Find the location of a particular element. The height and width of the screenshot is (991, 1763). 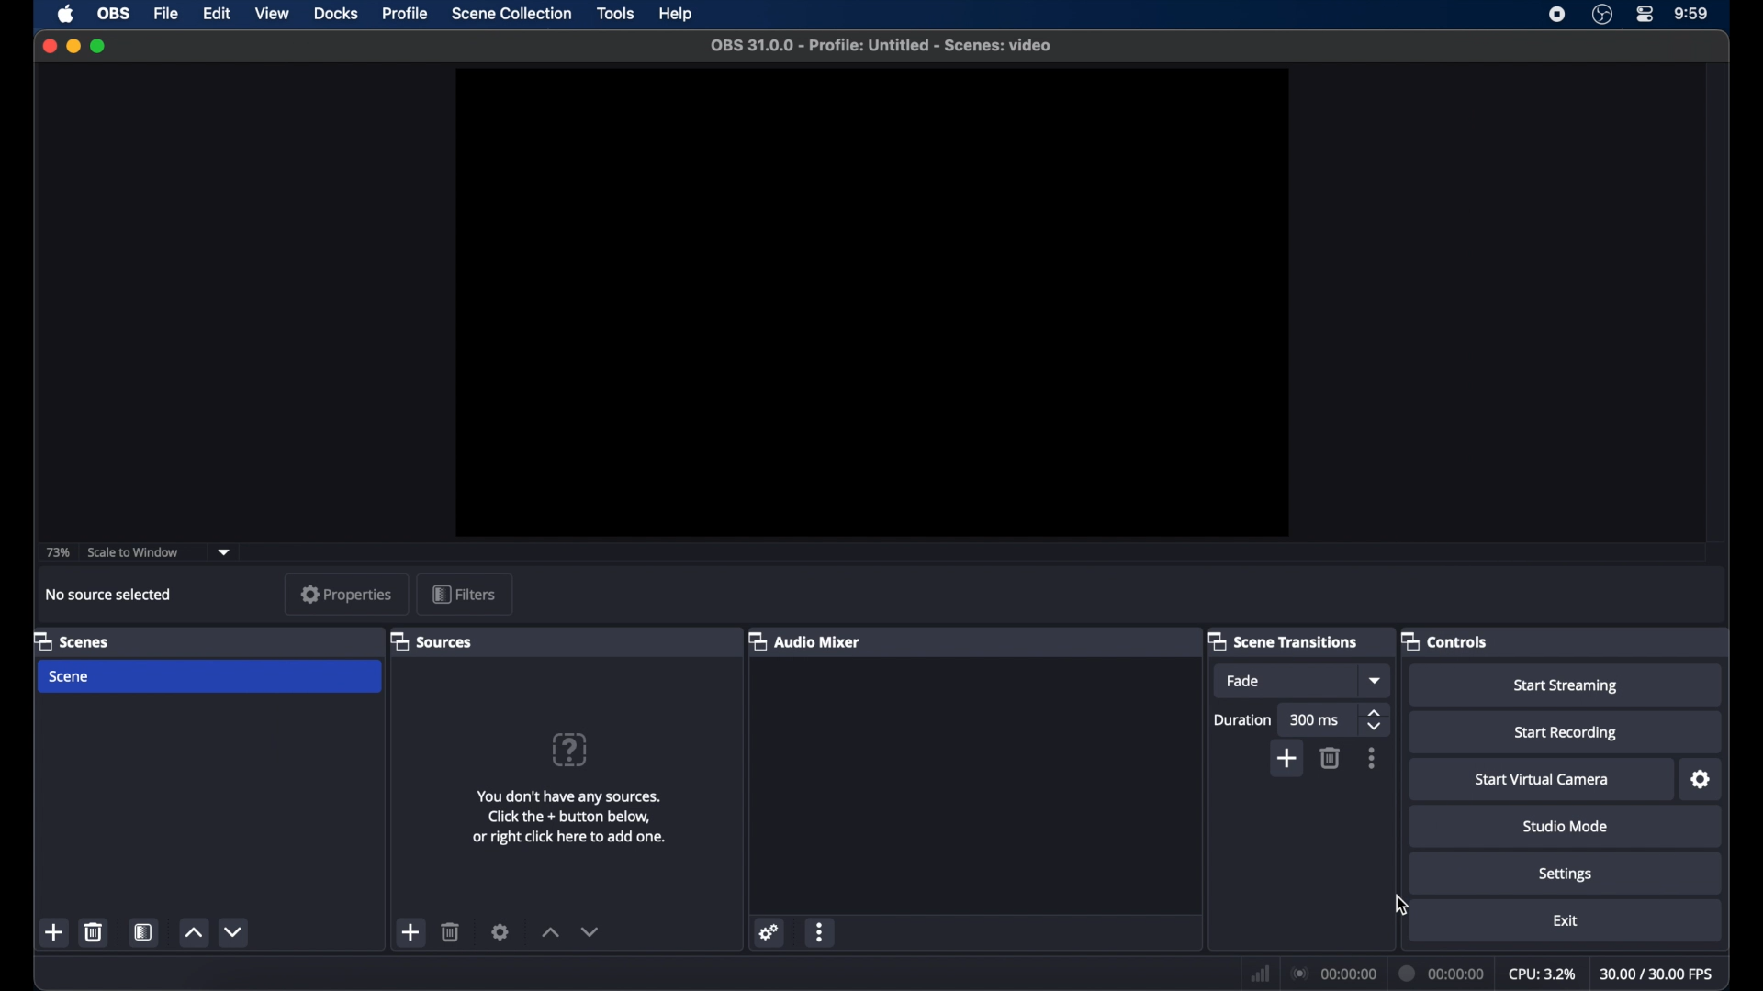

more options is located at coordinates (1372, 758).